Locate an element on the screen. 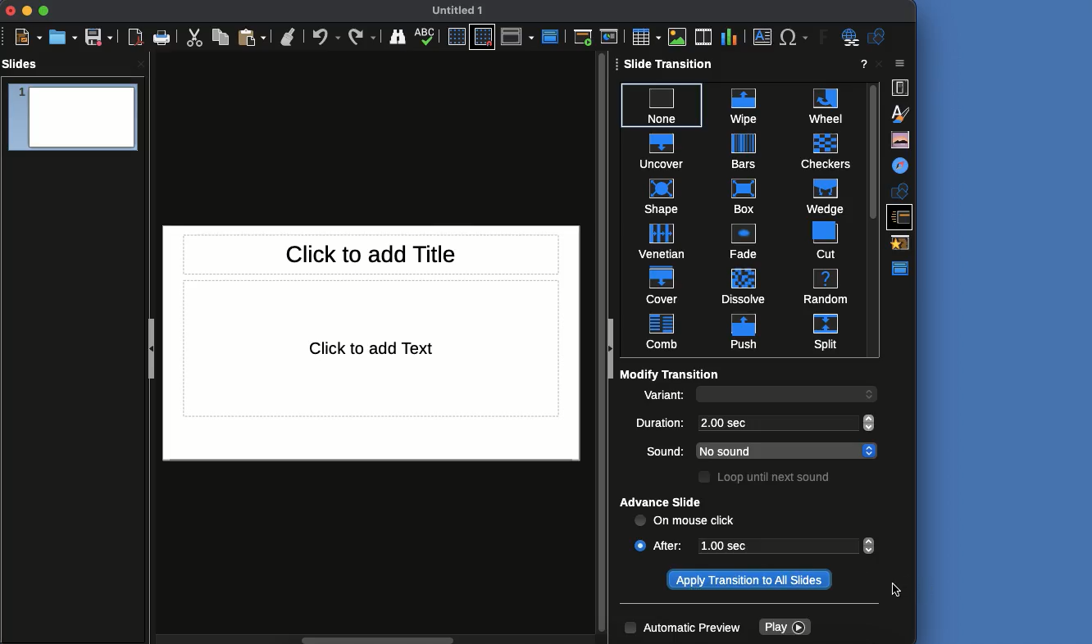 Image resolution: width=1092 pixels, height=644 pixels. shape is located at coordinates (661, 195).